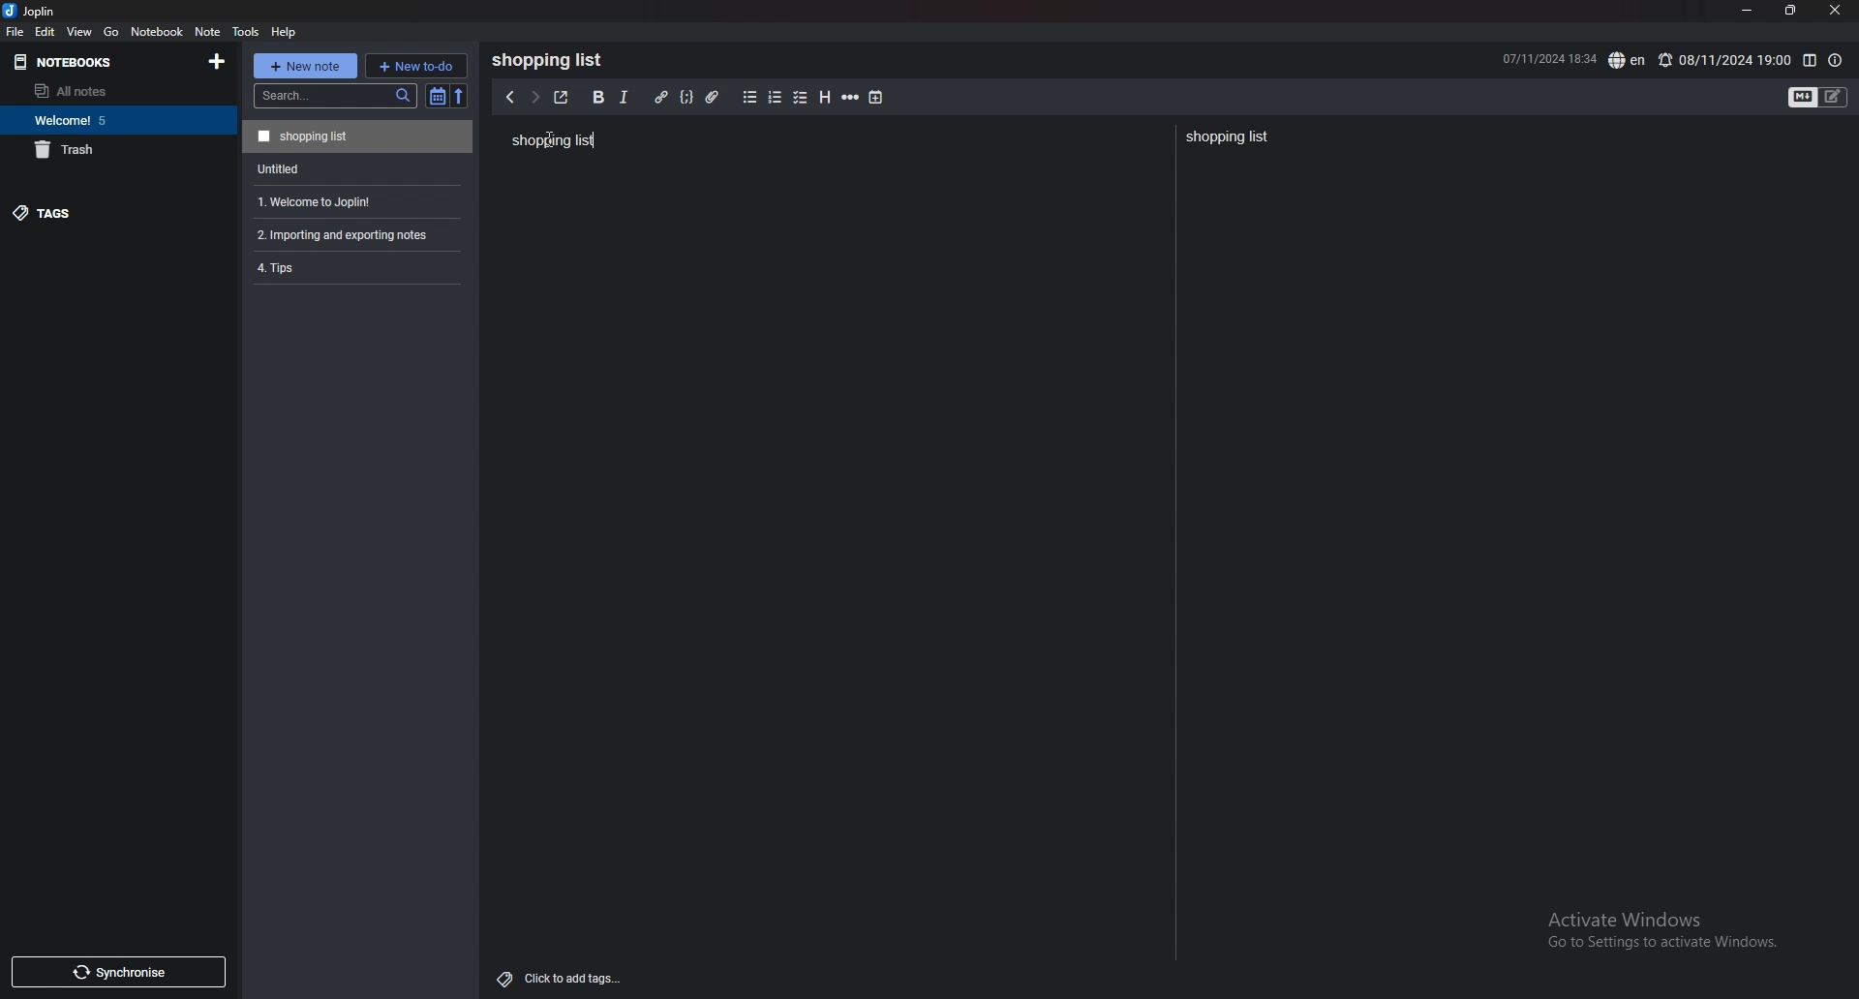  Describe the element at coordinates (15, 32) in the screenshot. I see `file` at that location.